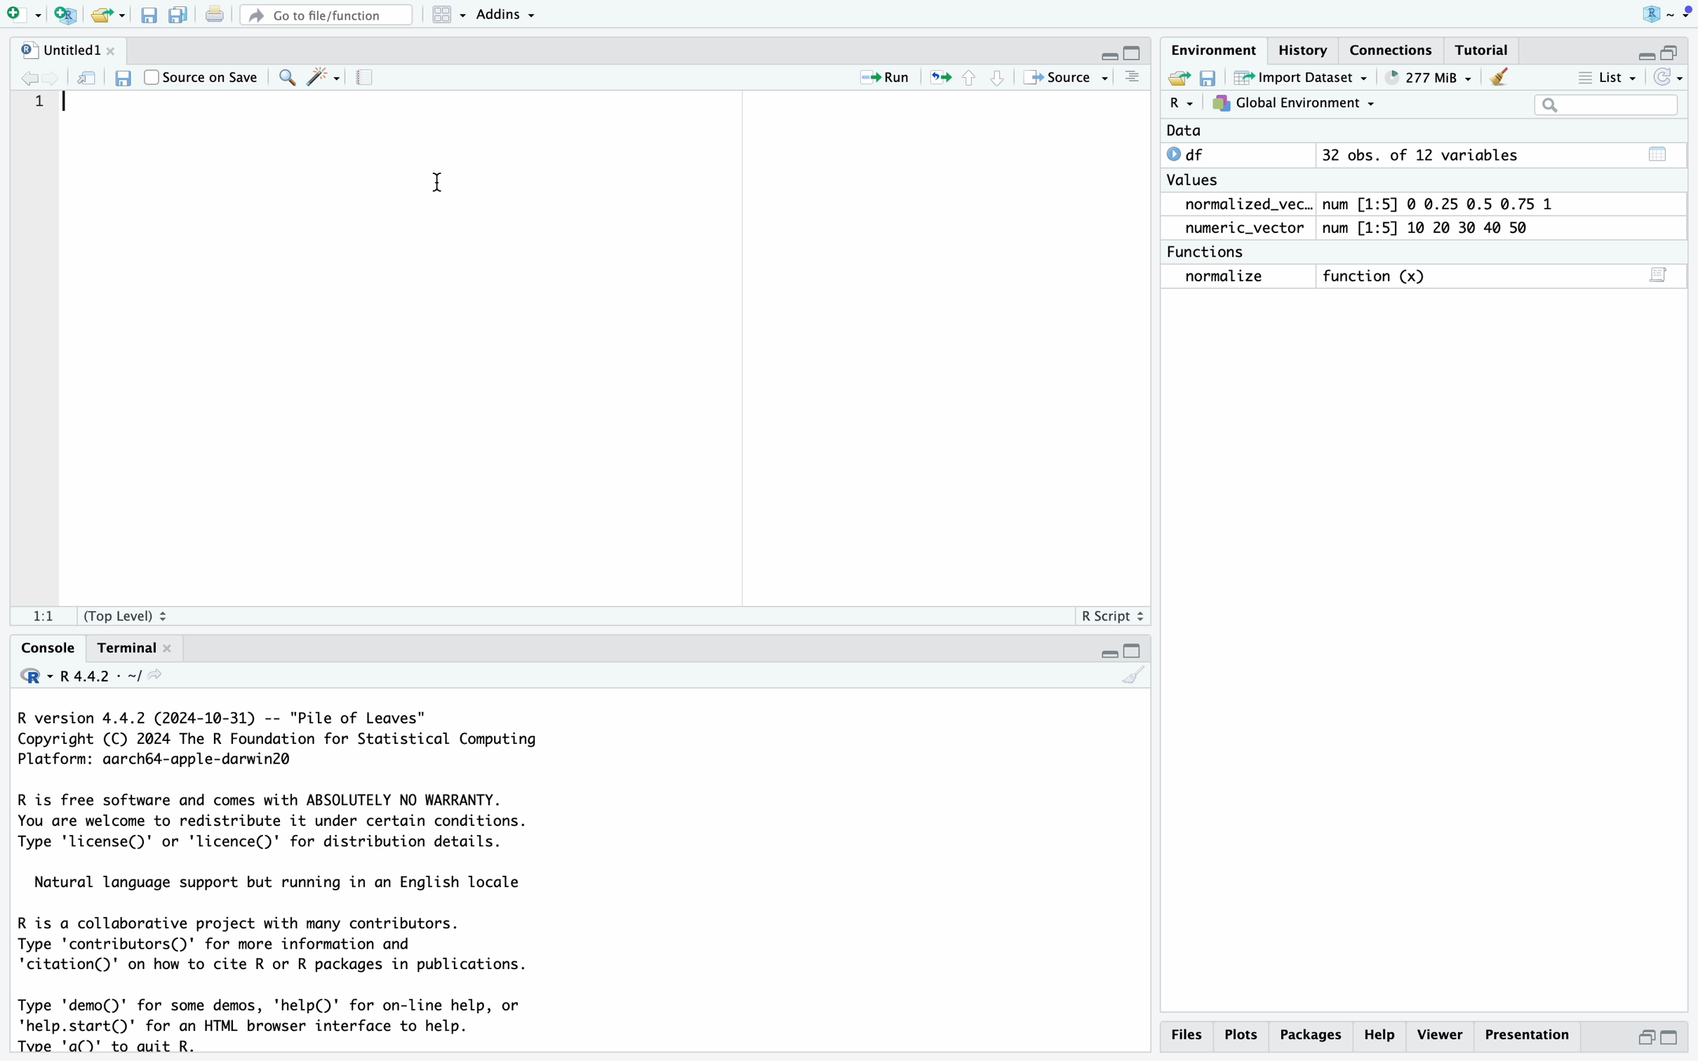 The height and width of the screenshot is (1061, 1698). Describe the element at coordinates (290, 878) in the screenshot. I see `R version 4.4.2 (2024-10-31) -- "Pile of Leaves"

Copyright (C) 2024 The R Foundation for Statistical Computing

Platform: aarch64-apple-darwin2@

R is free software and comes with ABSOLUTELY NO WARRANTY.

You are welcome to redistribute it under certain conditions.

Type 'license()' or 'licence()' for distribution details.
Natural language support but running in an English locale

R is a collaborative project with many contributors.

Type 'contributors()' for more information and

'citation()' on how to cite R or R packages in publications.

Type 'demo()' for some demos, 'help(D)' for on-line help, or

'help.start()' for an HTML browser interface to help.

Type 'q()' to quit R.

[Workspace loaded from ~/.RData]

> normalize <- function(x) {

+ return((x - min(x)) / (max(x) - min(x)))

+}

>

> numeric_vector <- c(10, 20, 30, 40, 50)

>

> normalized_vector <- normalize(numeric_vector)

>

> print(normalized_vector)

[1] 0.00 0.25 0.50 0.75 1.00

>

> print(normalized_vector)

[1] 0.00 0.25 0.50 0.75 1.00

>

>

>

> print(filtered_mtcars,"cars")

Error: object 'filtered_mtcars' not found

> print(filtered_mtcars)

Error: object 'filtered_mtcars' not found

>

>` at that location.